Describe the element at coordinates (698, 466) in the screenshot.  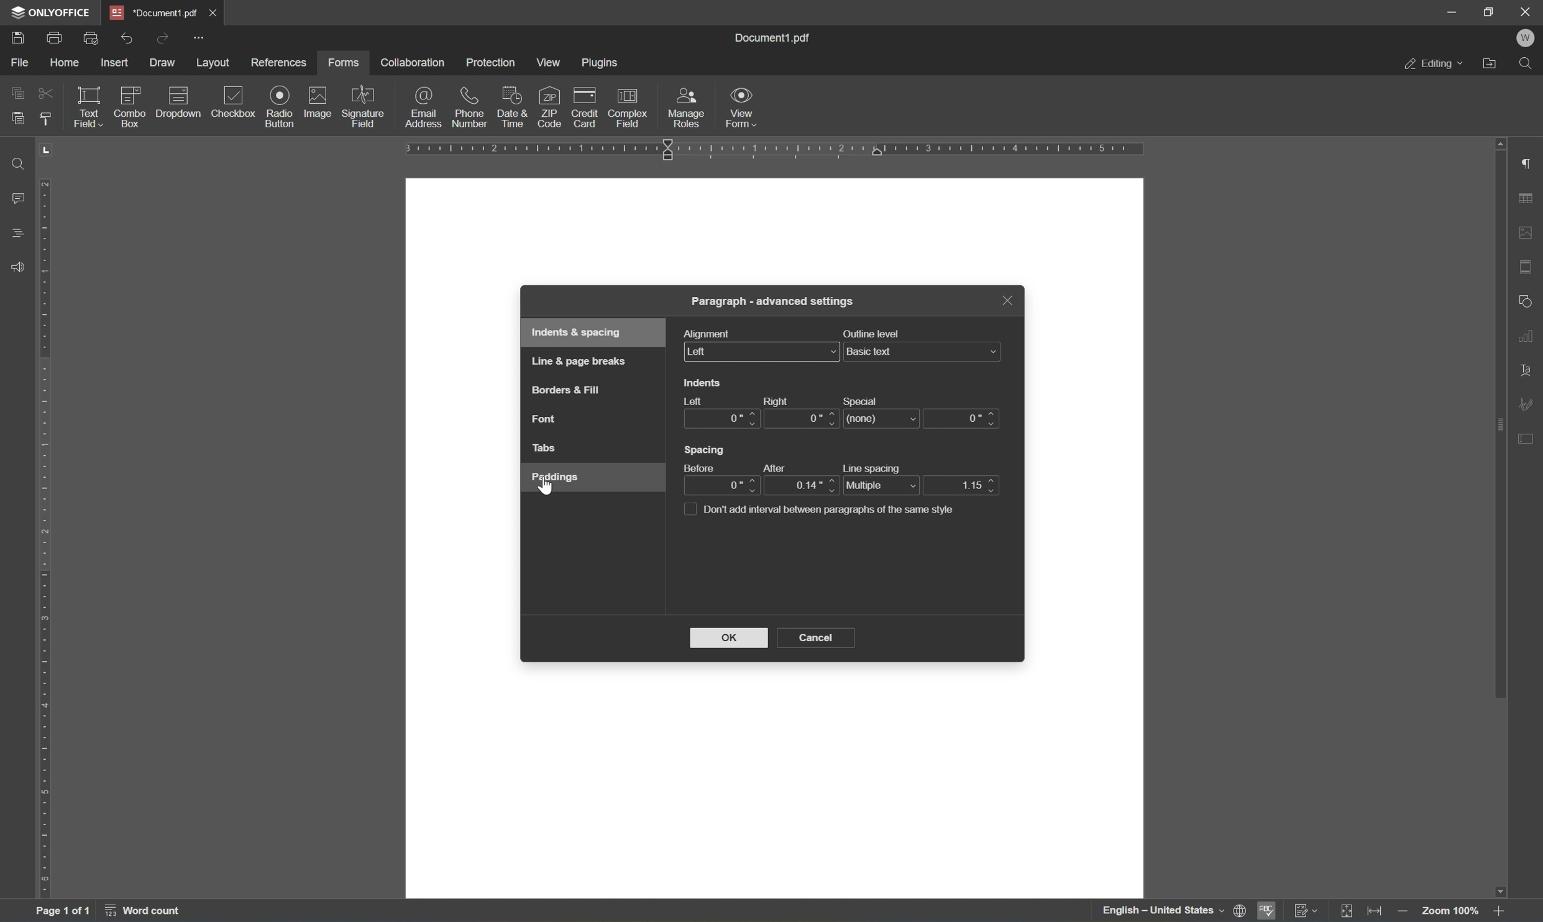
I see `before` at that location.